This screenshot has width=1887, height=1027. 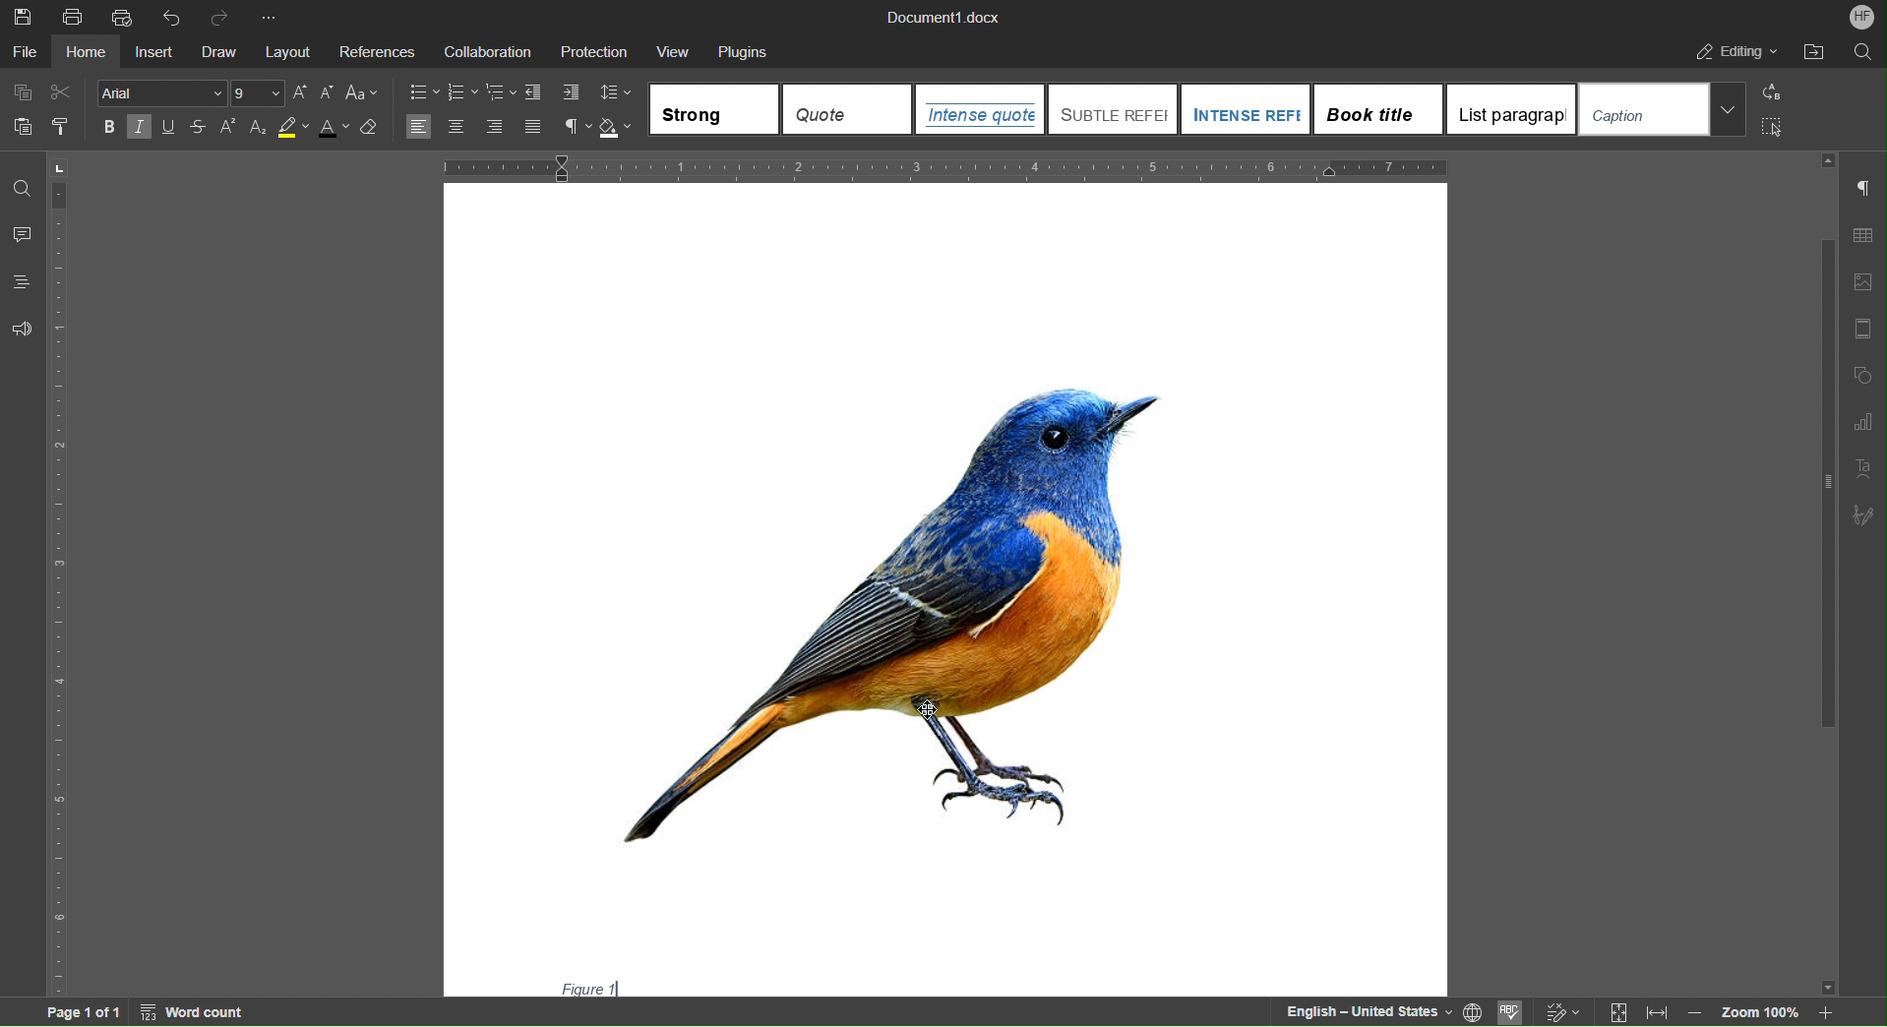 I want to click on Horizontal Ruler, so click(x=950, y=164).